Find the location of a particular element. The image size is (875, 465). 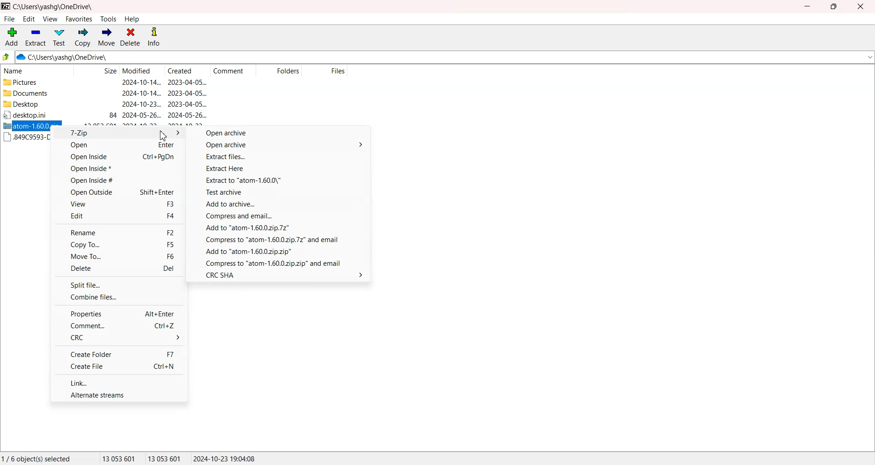

Test is located at coordinates (59, 37).